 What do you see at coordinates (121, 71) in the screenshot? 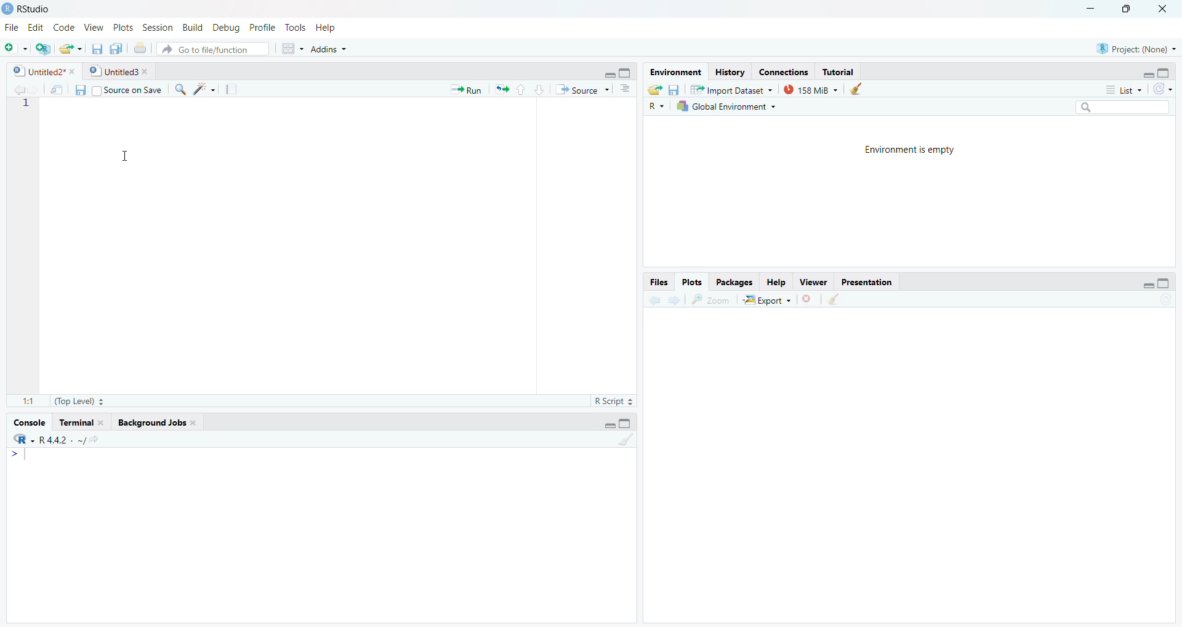
I see `) | Untitled3` at bounding box center [121, 71].